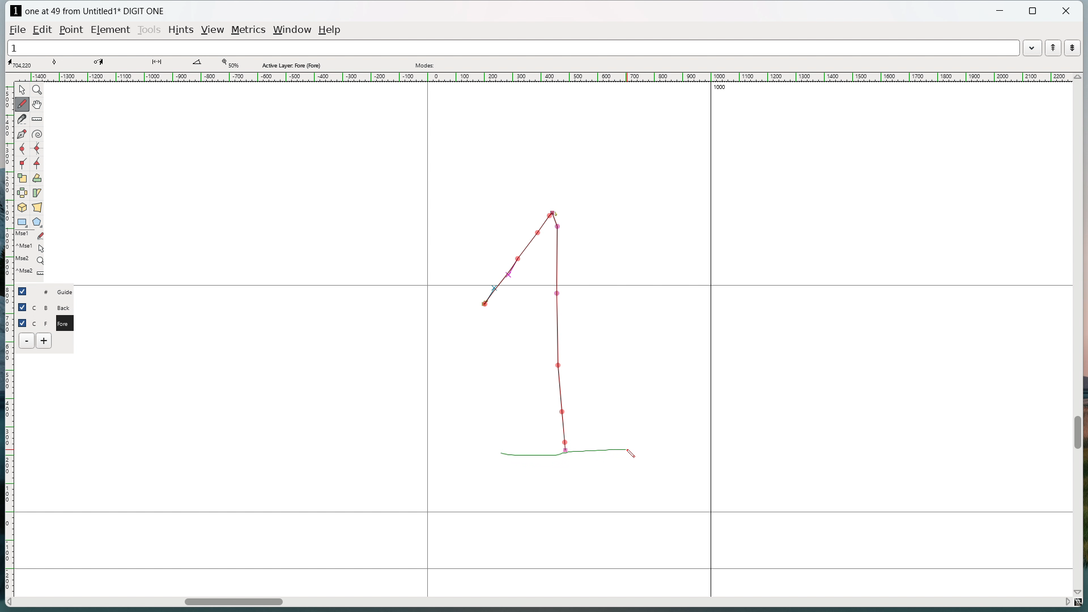  Describe the element at coordinates (292, 64) in the screenshot. I see `Active layer fore` at that location.